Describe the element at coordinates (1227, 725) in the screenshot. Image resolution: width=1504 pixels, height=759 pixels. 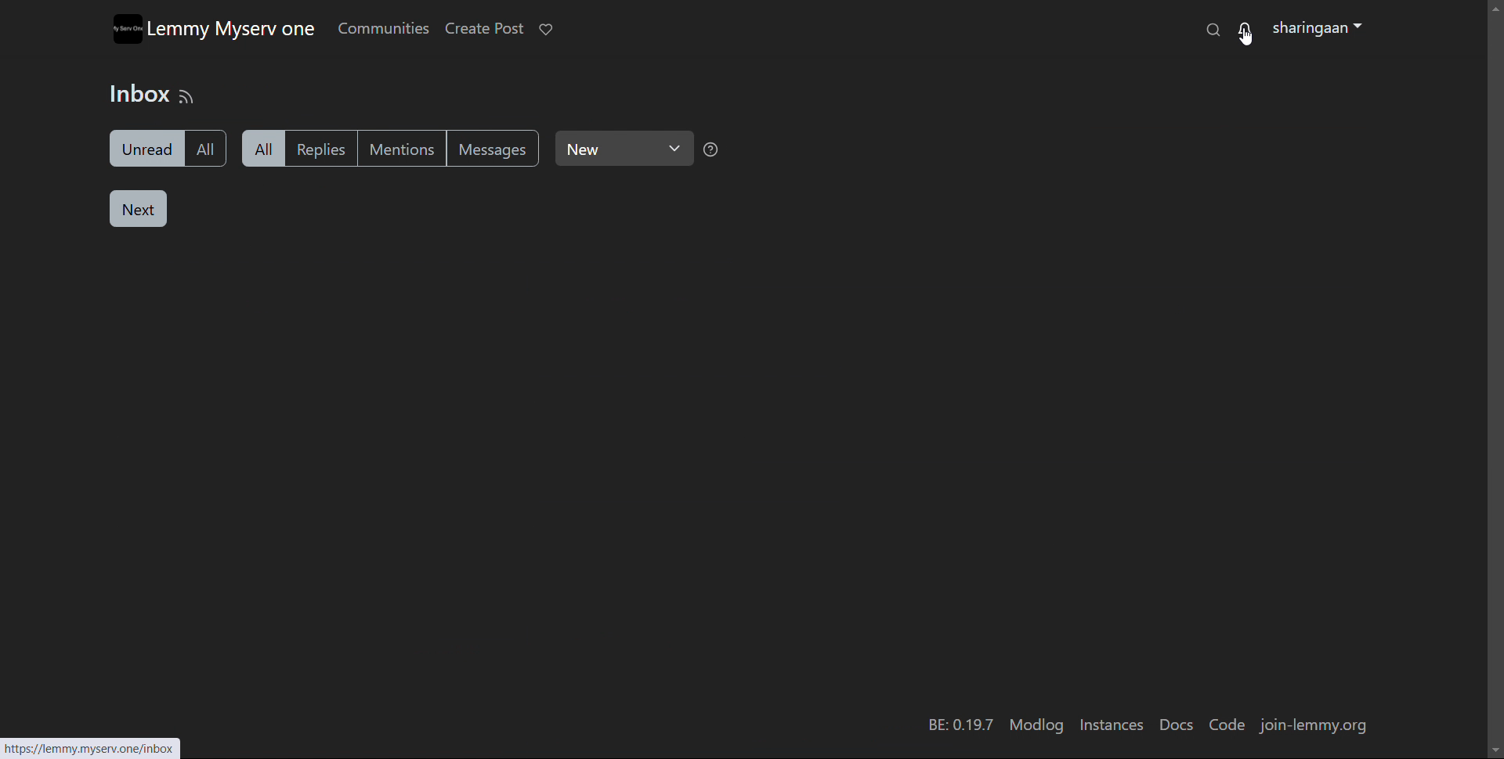
I see `code` at that location.